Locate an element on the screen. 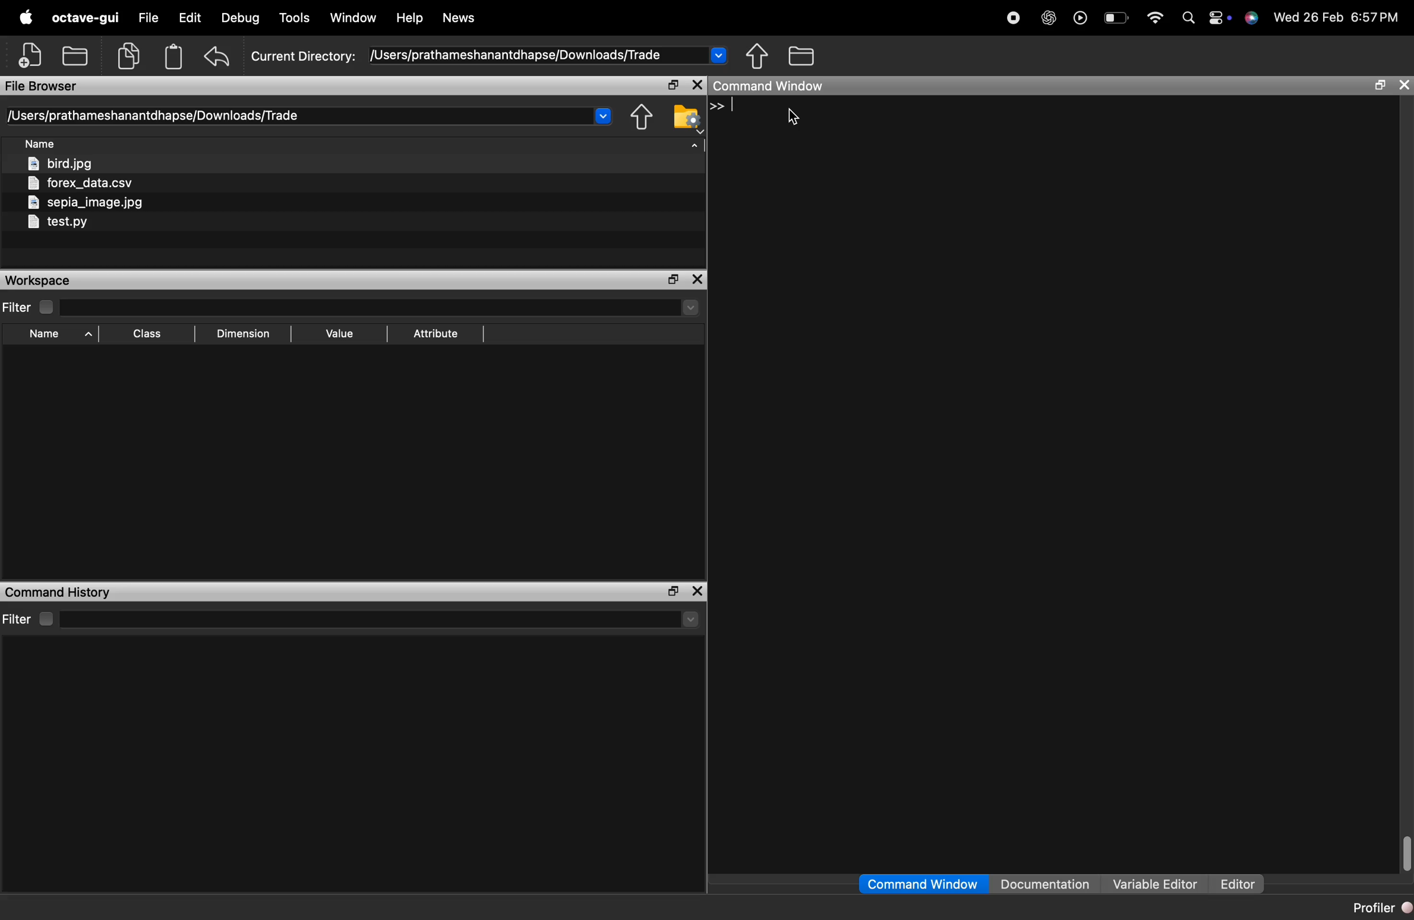 This screenshot has width=1414, height=920. debug is located at coordinates (241, 18).